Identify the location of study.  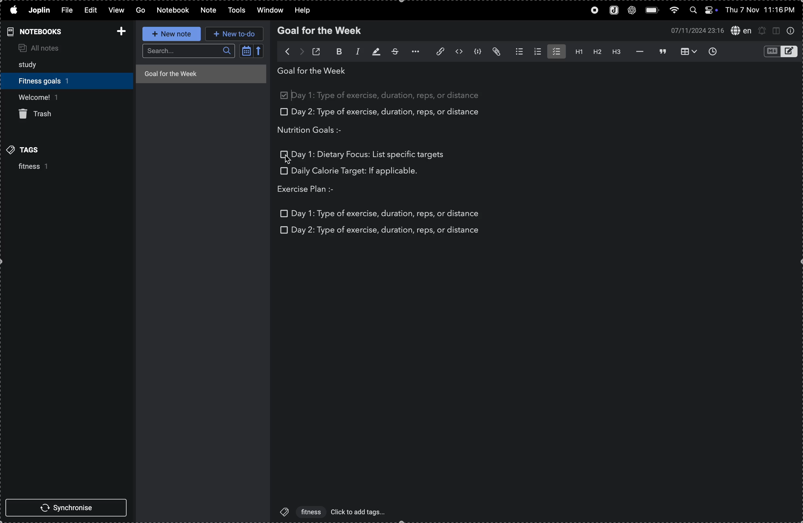
(33, 63).